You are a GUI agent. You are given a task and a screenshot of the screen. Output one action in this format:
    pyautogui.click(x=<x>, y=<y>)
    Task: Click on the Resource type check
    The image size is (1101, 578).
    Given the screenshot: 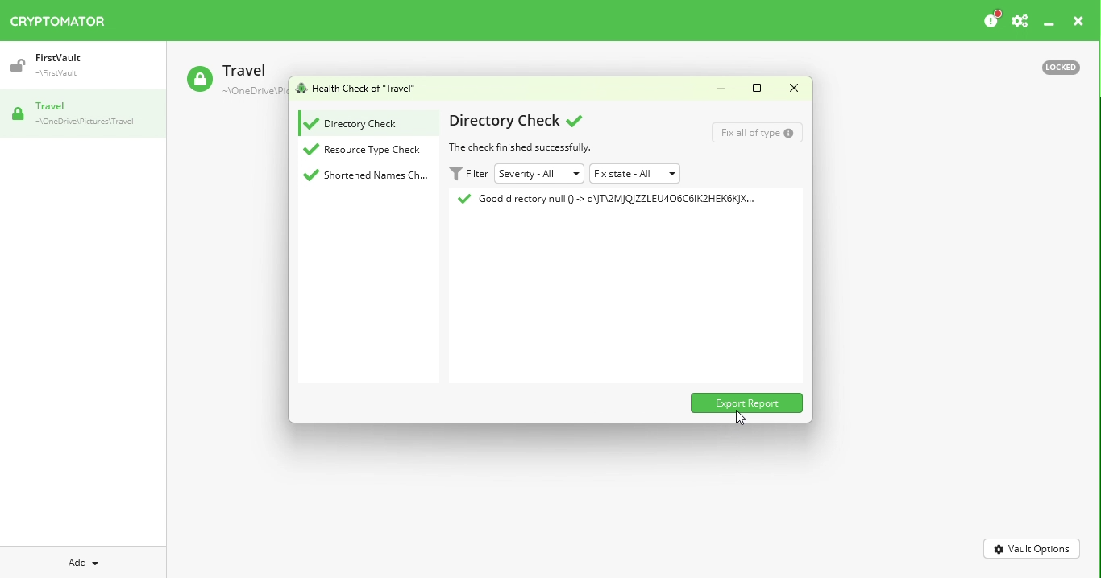 What is the action you would take?
    pyautogui.click(x=367, y=150)
    